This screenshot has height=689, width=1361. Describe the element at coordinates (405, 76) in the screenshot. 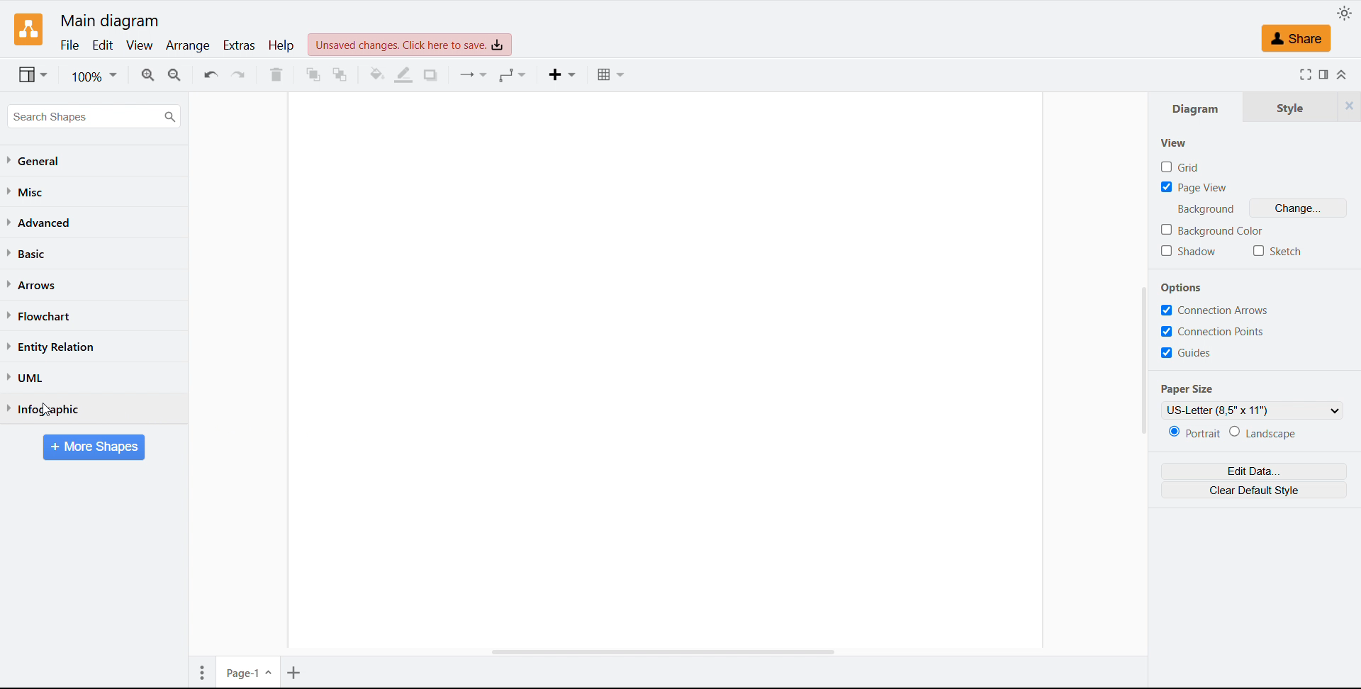

I see `Line colour ` at that location.